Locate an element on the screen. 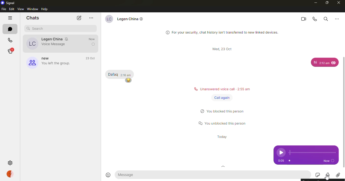 Image resolution: width=345 pixels, height=181 pixels. message is located at coordinates (127, 175).